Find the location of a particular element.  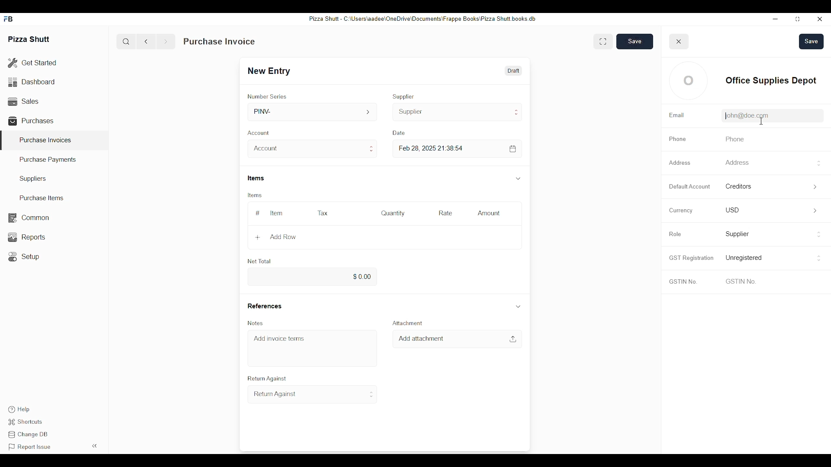

Common is located at coordinates (28, 218).